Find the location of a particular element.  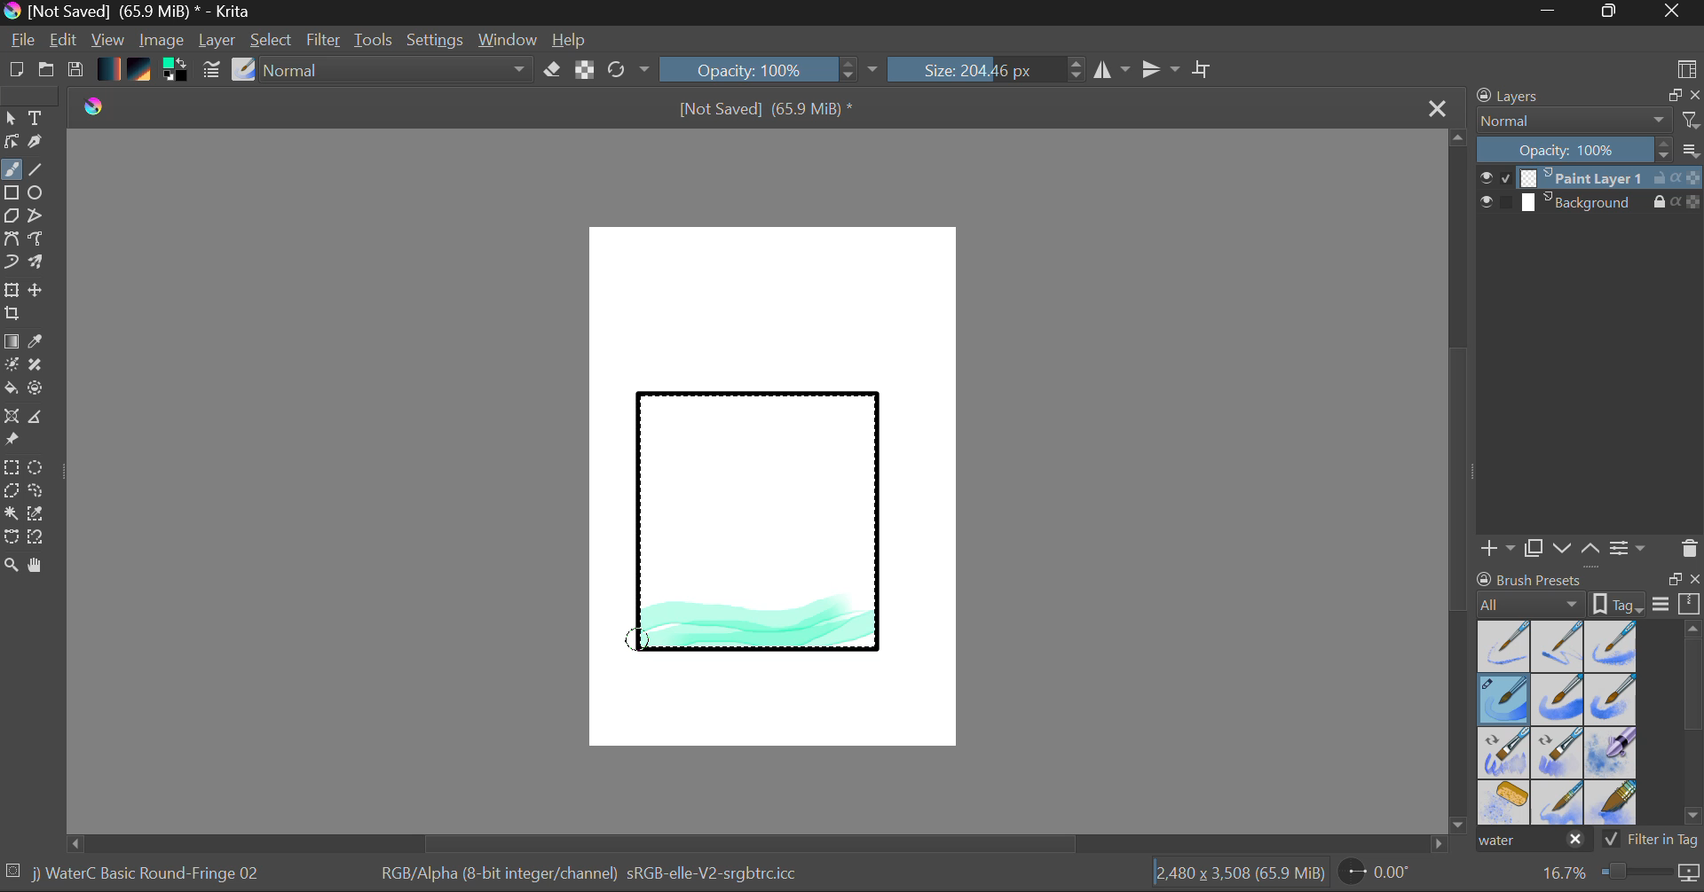

Polygon Selection Tool is located at coordinates (11, 491).